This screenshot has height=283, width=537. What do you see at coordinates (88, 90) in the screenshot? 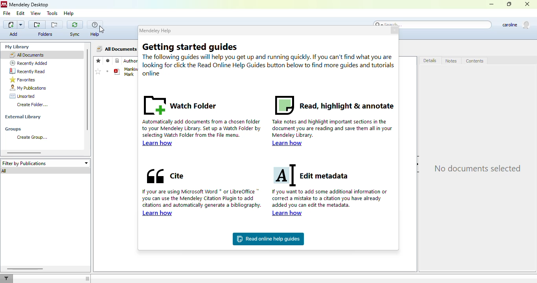
I see `vertical scroll bar` at bounding box center [88, 90].